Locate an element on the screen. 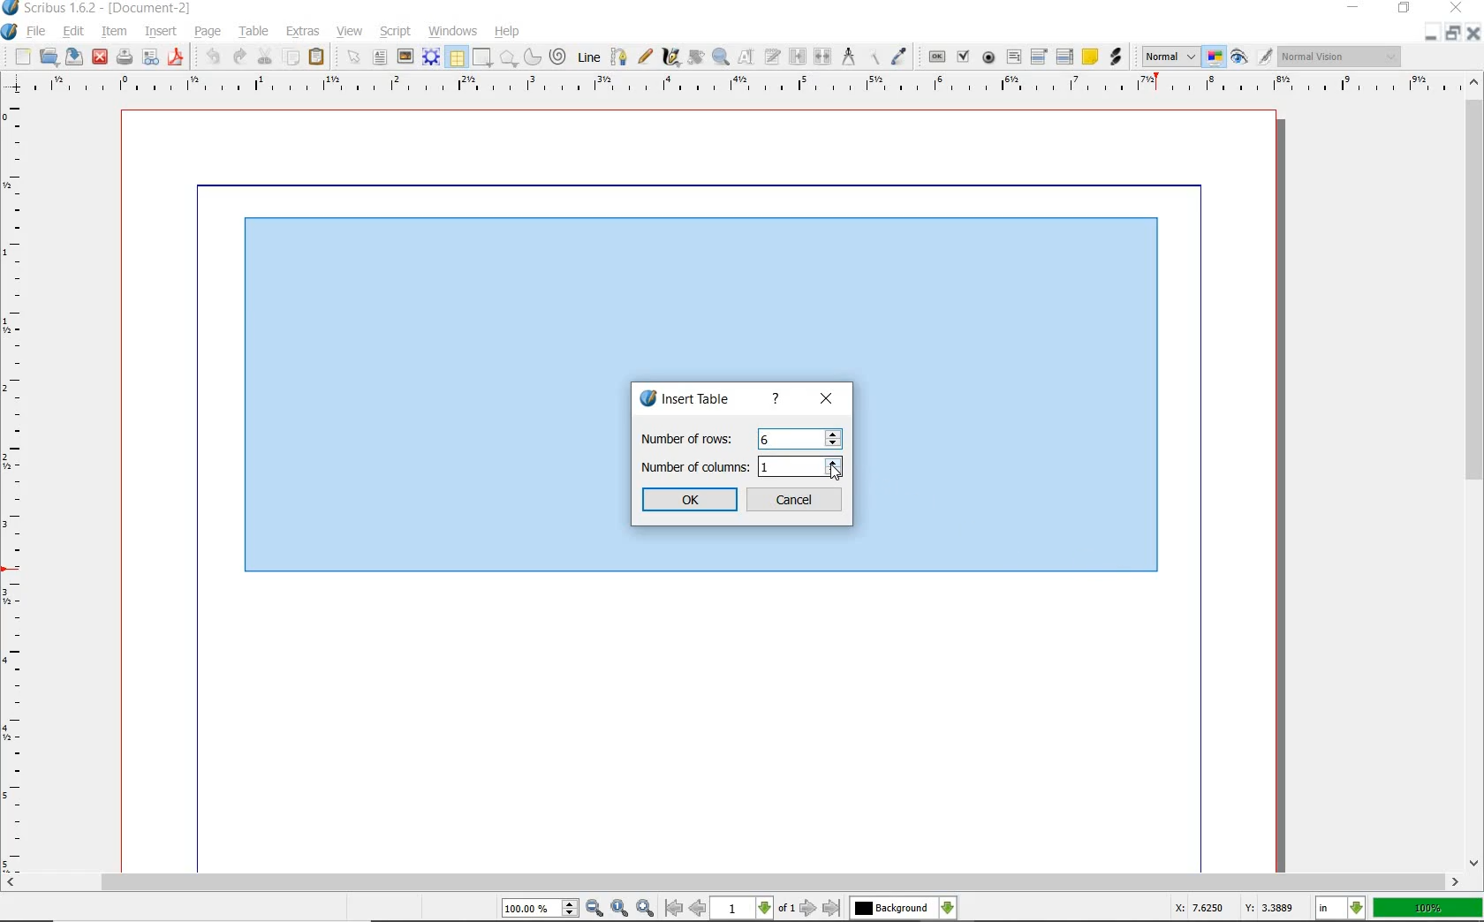 Image resolution: width=1484 pixels, height=922 pixels. toggle color management mode is located at coordinates (1213, 57).